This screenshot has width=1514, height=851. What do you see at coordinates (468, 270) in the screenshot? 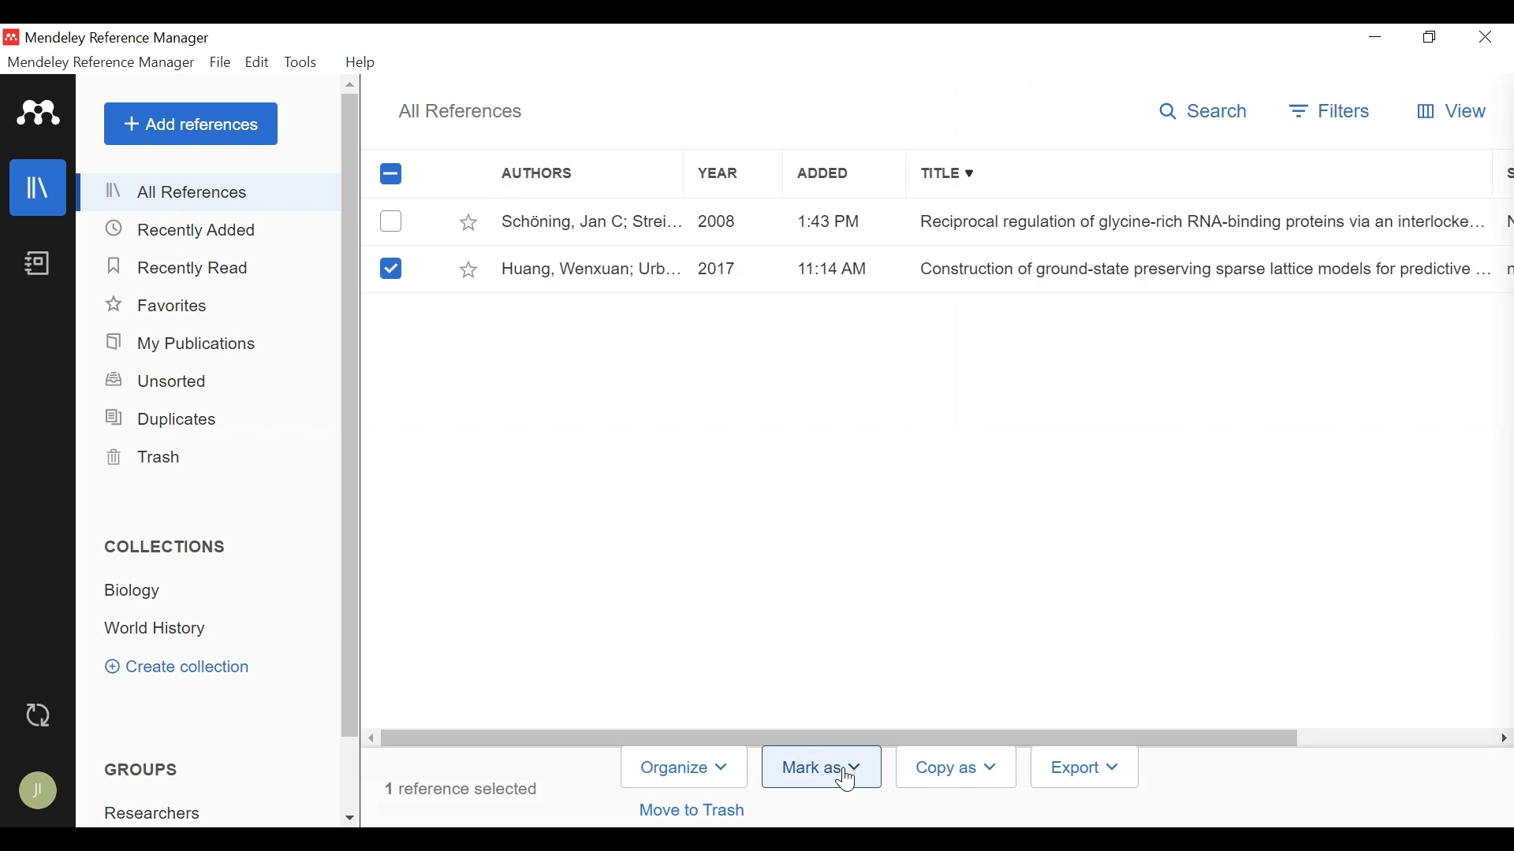
I see `Toggle Favorites` at bounding box center [468, 270].